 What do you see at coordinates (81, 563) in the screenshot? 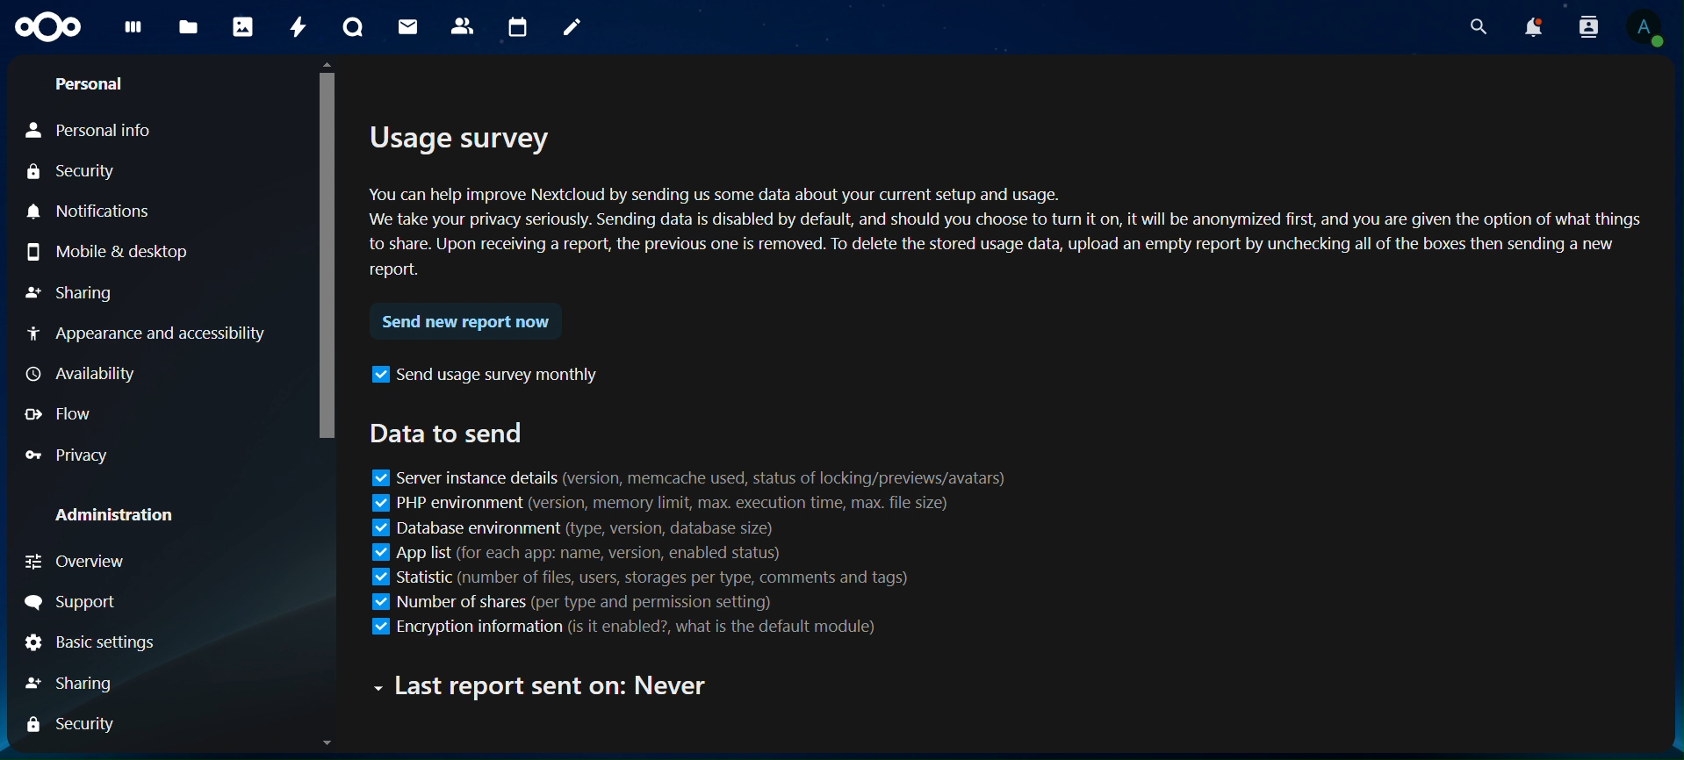
I see `Overview` at bounding box center [81, 563].